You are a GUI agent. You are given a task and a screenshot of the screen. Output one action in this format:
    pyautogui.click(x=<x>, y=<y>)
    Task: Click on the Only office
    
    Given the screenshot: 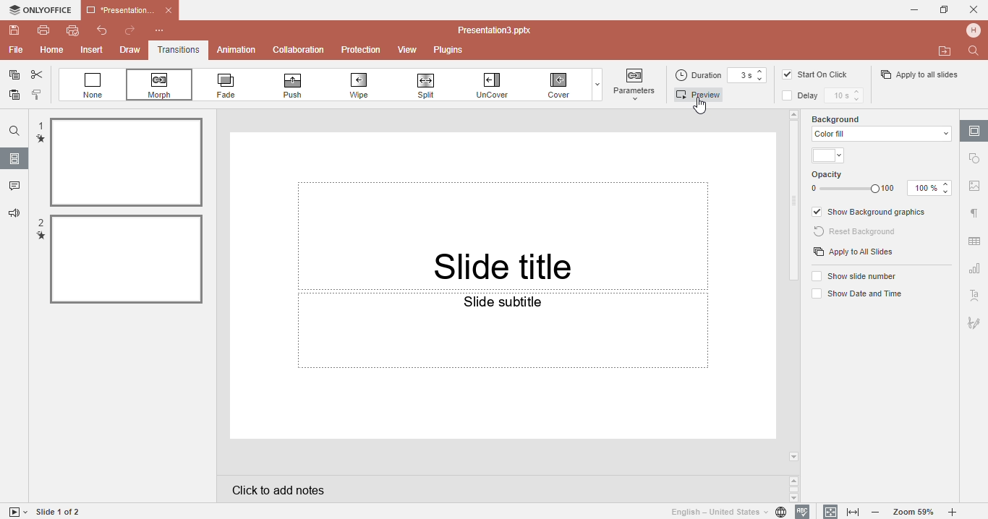 What is the action you would take?
    pyautogui.click(x=39, y=10)
    